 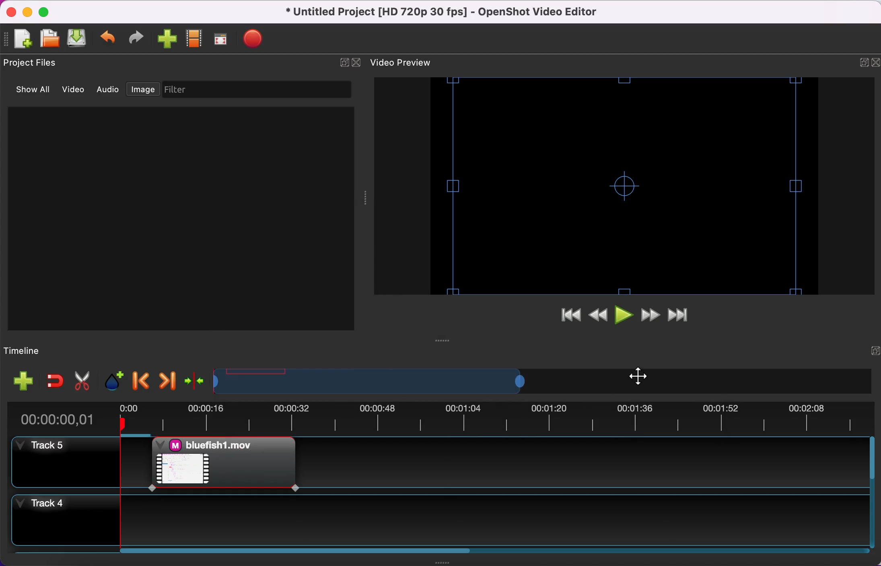 What do you see at coordinates (12, 12) in the screenshot?
I see `close` at bounding box center [12, 12].